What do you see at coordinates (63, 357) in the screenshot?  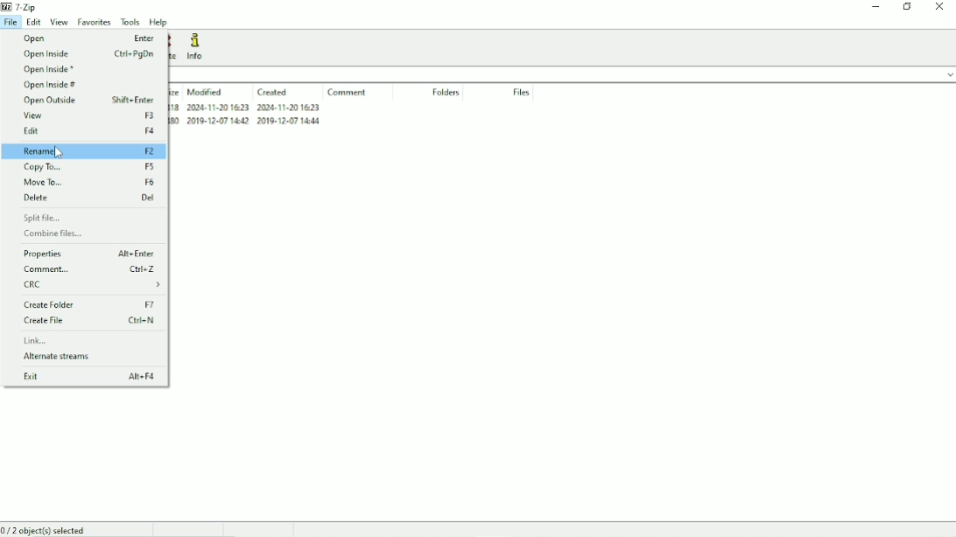 I see `Alternate streams` at bounding box center [63, 357].